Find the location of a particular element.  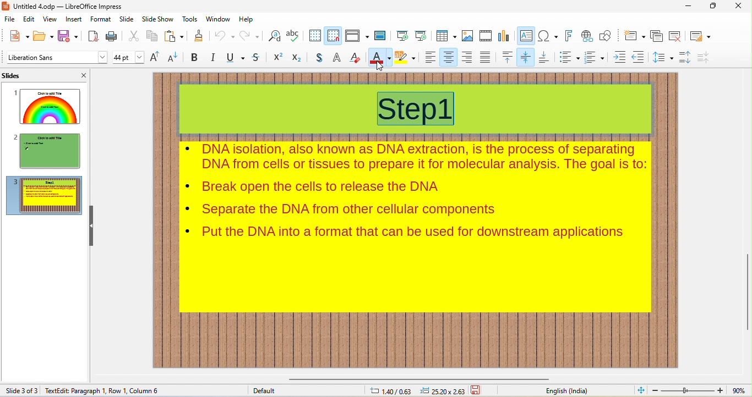

horizontal scroll is located at coordinates (431, 379).